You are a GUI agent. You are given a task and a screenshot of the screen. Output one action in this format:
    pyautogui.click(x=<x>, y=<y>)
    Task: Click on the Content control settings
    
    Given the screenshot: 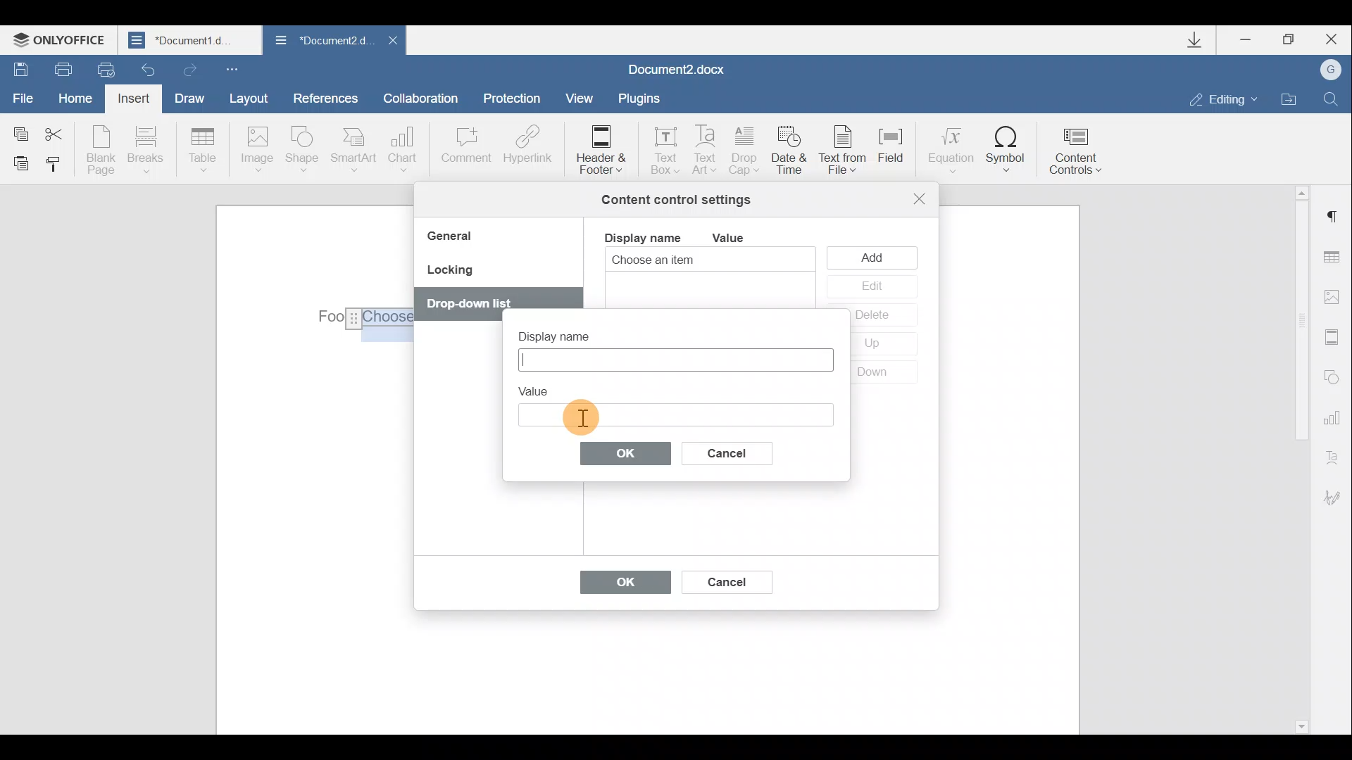 What is the action you would take?
    pyautogui.click(x=676, y=200)
    